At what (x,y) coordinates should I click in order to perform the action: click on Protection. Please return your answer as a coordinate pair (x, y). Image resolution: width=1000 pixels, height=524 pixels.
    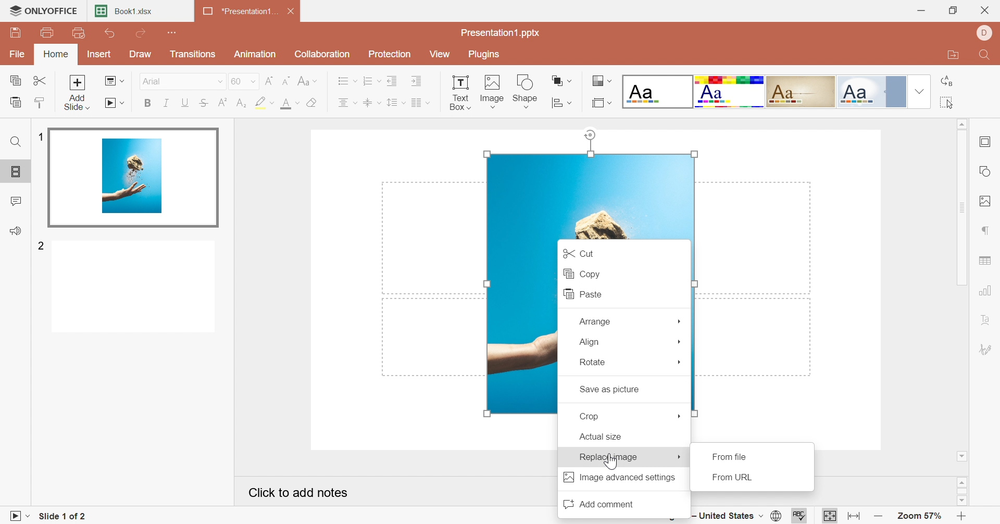
    Looking at the image, I should click on (391, 54).